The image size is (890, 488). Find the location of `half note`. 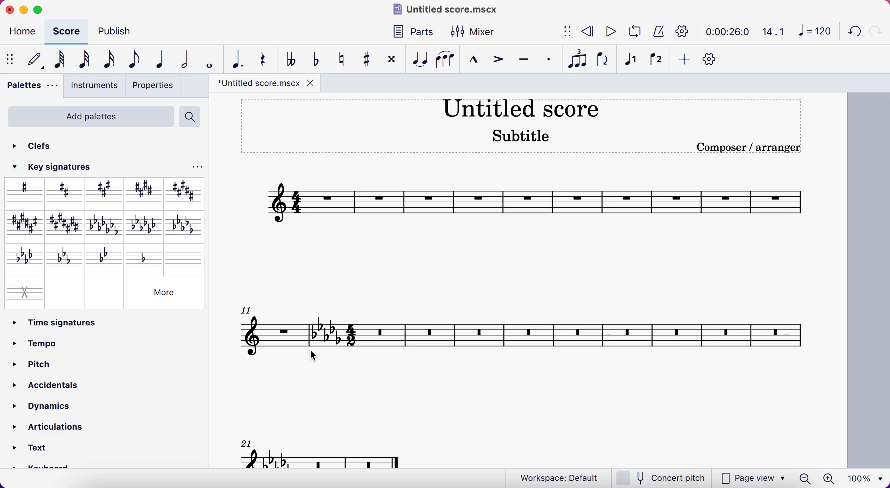

half note is located at coordinates (187, 58).